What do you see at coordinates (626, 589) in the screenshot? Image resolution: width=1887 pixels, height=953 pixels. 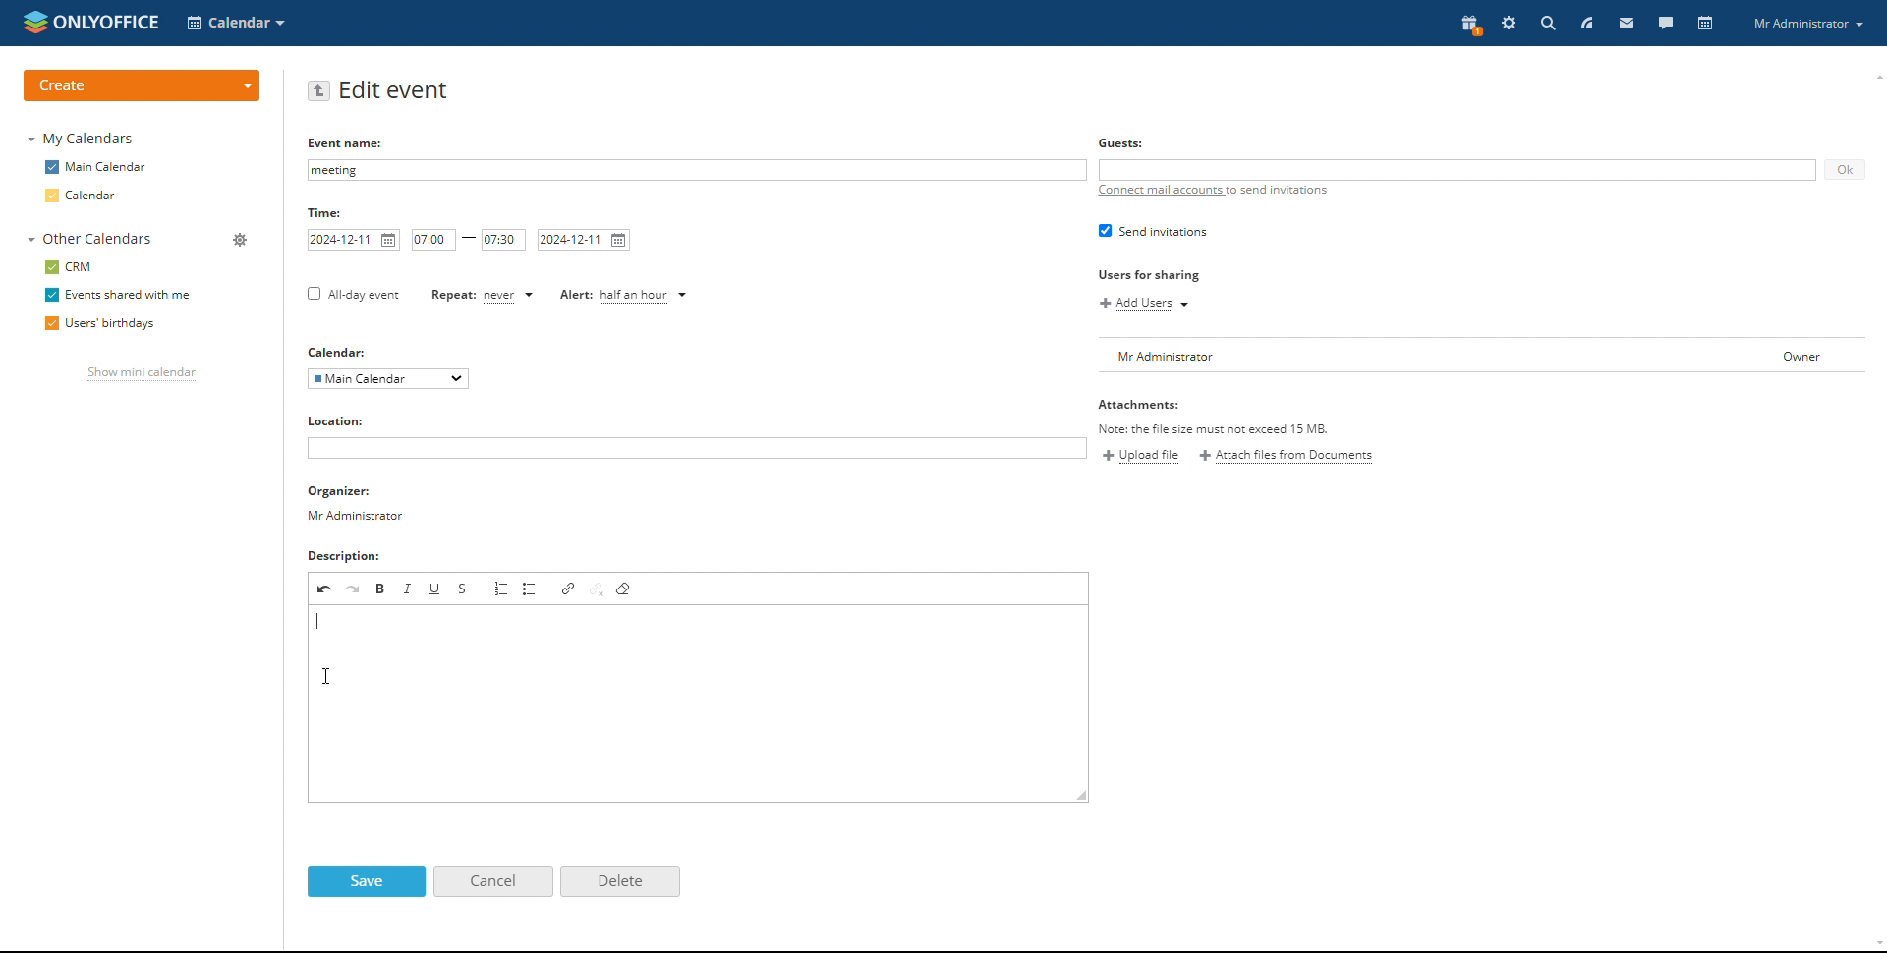 I see `remove format` at bounding box center [626, 589].